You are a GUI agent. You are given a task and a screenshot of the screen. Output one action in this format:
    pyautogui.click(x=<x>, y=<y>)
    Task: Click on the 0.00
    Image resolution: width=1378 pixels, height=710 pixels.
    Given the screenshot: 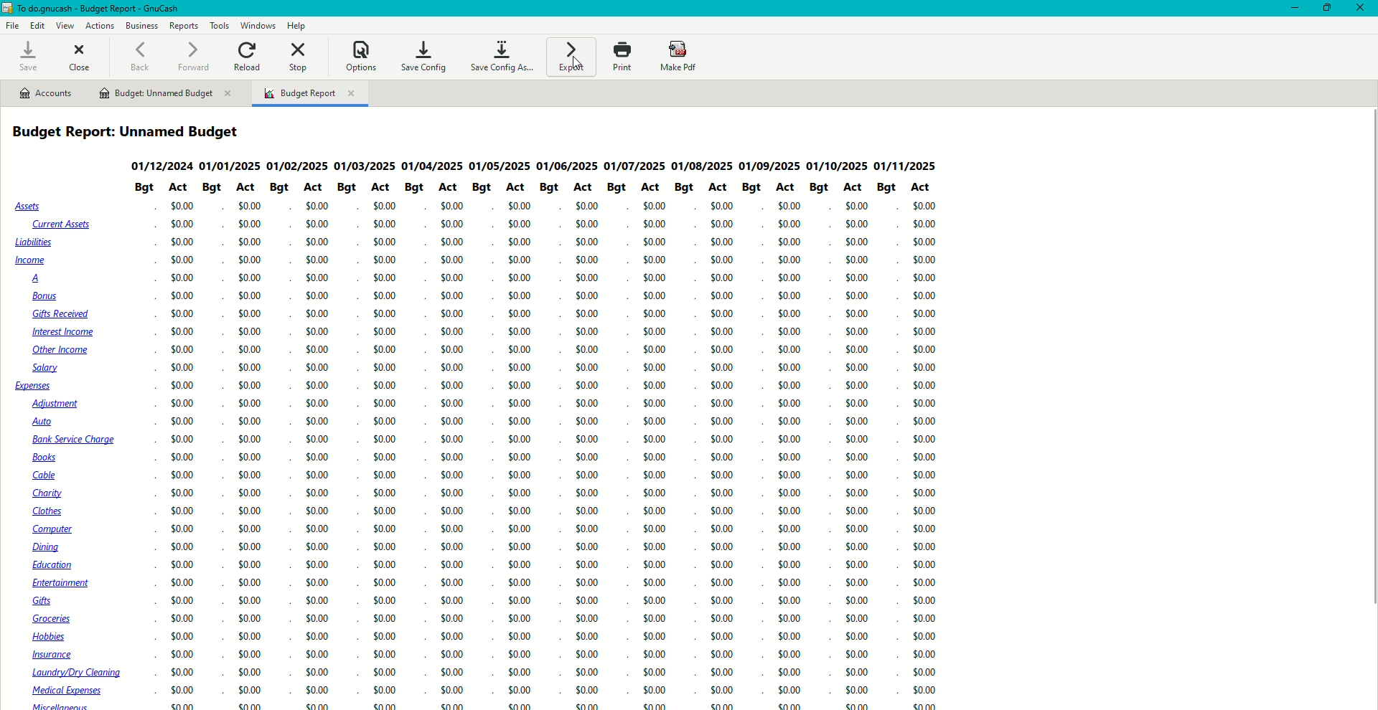 What is the action you would take?
    pyautogui.click(x=249, y=475)
    